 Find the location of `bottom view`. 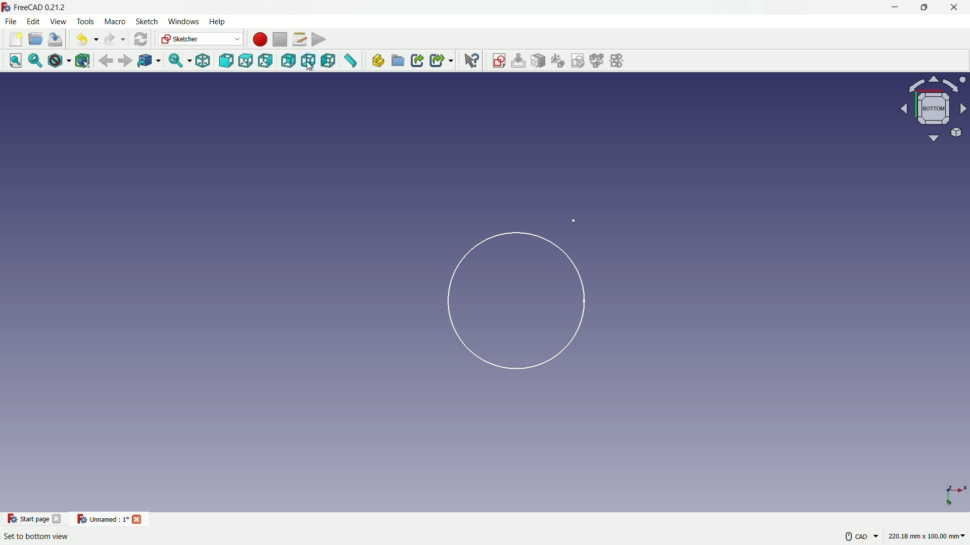

bottom view is located at coordinates (310, 61).